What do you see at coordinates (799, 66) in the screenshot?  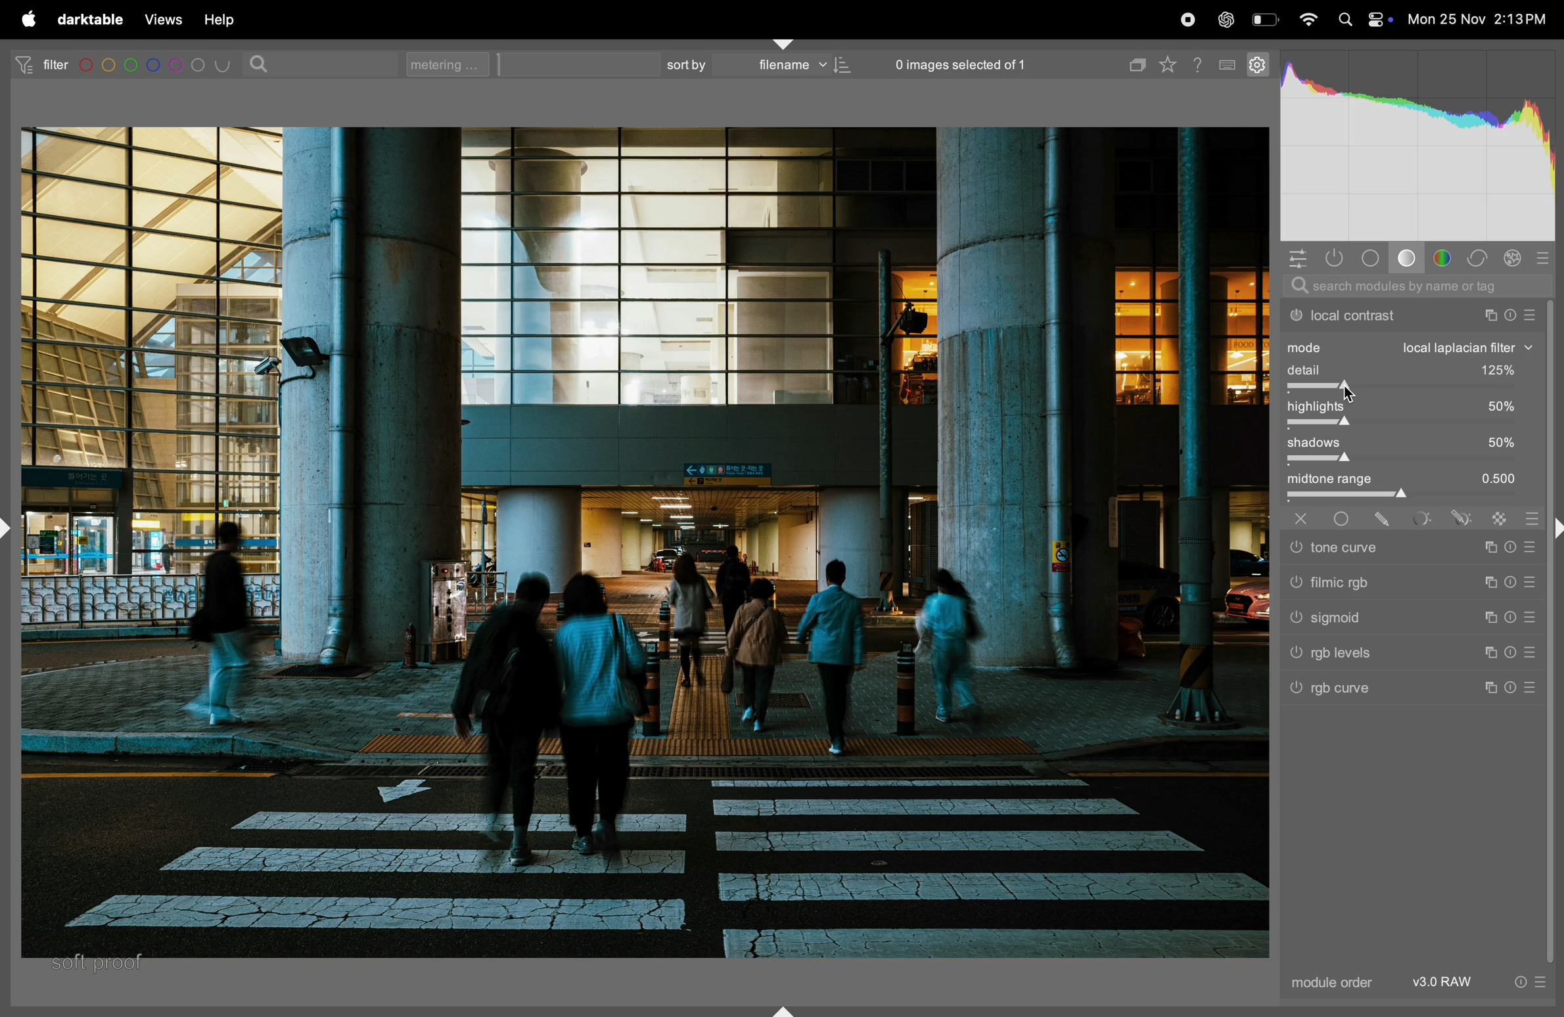 I see `filename` at bounding box center [799, 66].